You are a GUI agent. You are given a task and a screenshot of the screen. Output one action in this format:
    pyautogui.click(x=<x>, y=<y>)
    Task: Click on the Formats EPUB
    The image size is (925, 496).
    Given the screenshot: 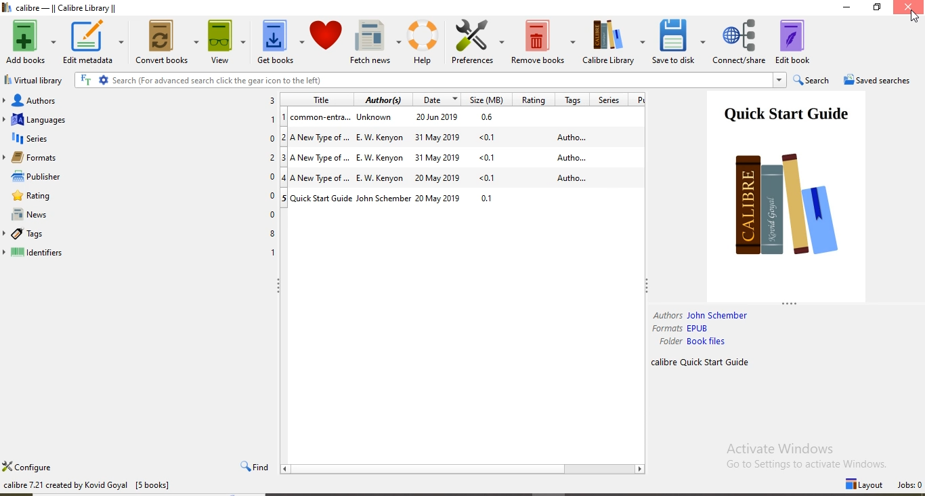 What is the action you would take?
    pyautogui.click(x=682, y=328)
    